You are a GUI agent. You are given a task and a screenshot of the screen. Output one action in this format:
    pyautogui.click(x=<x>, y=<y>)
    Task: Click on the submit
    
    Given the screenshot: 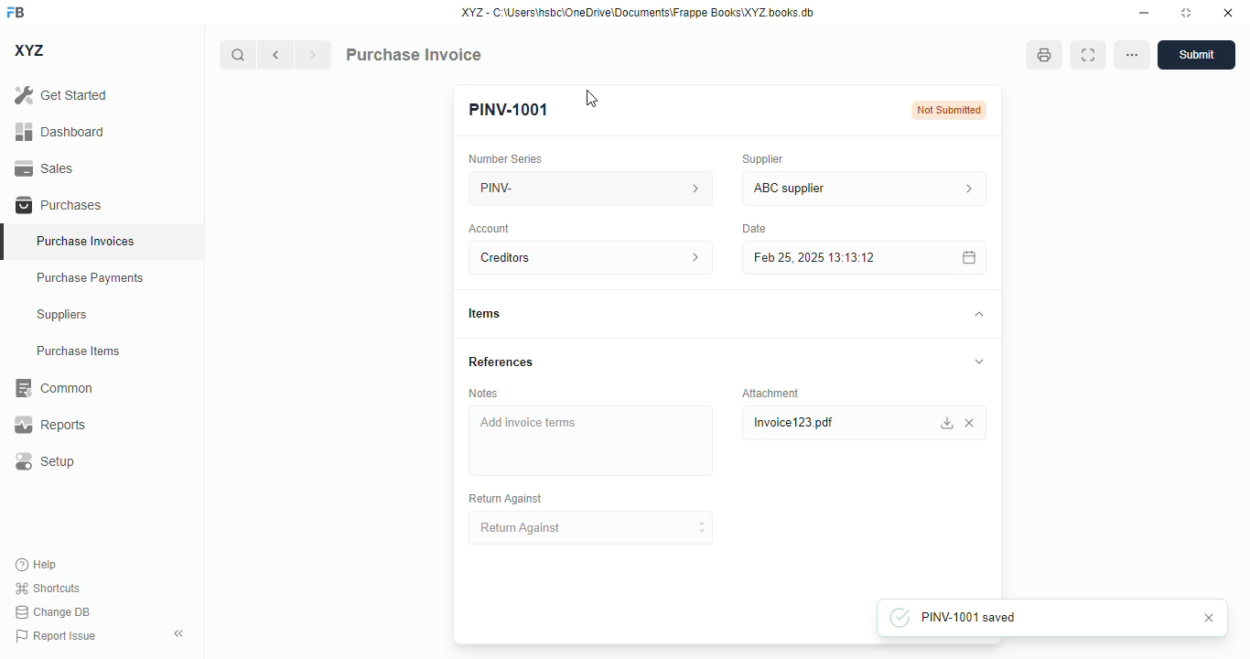 What is the action you would take?
    pyautogui.click(x=1196, y=55)
    